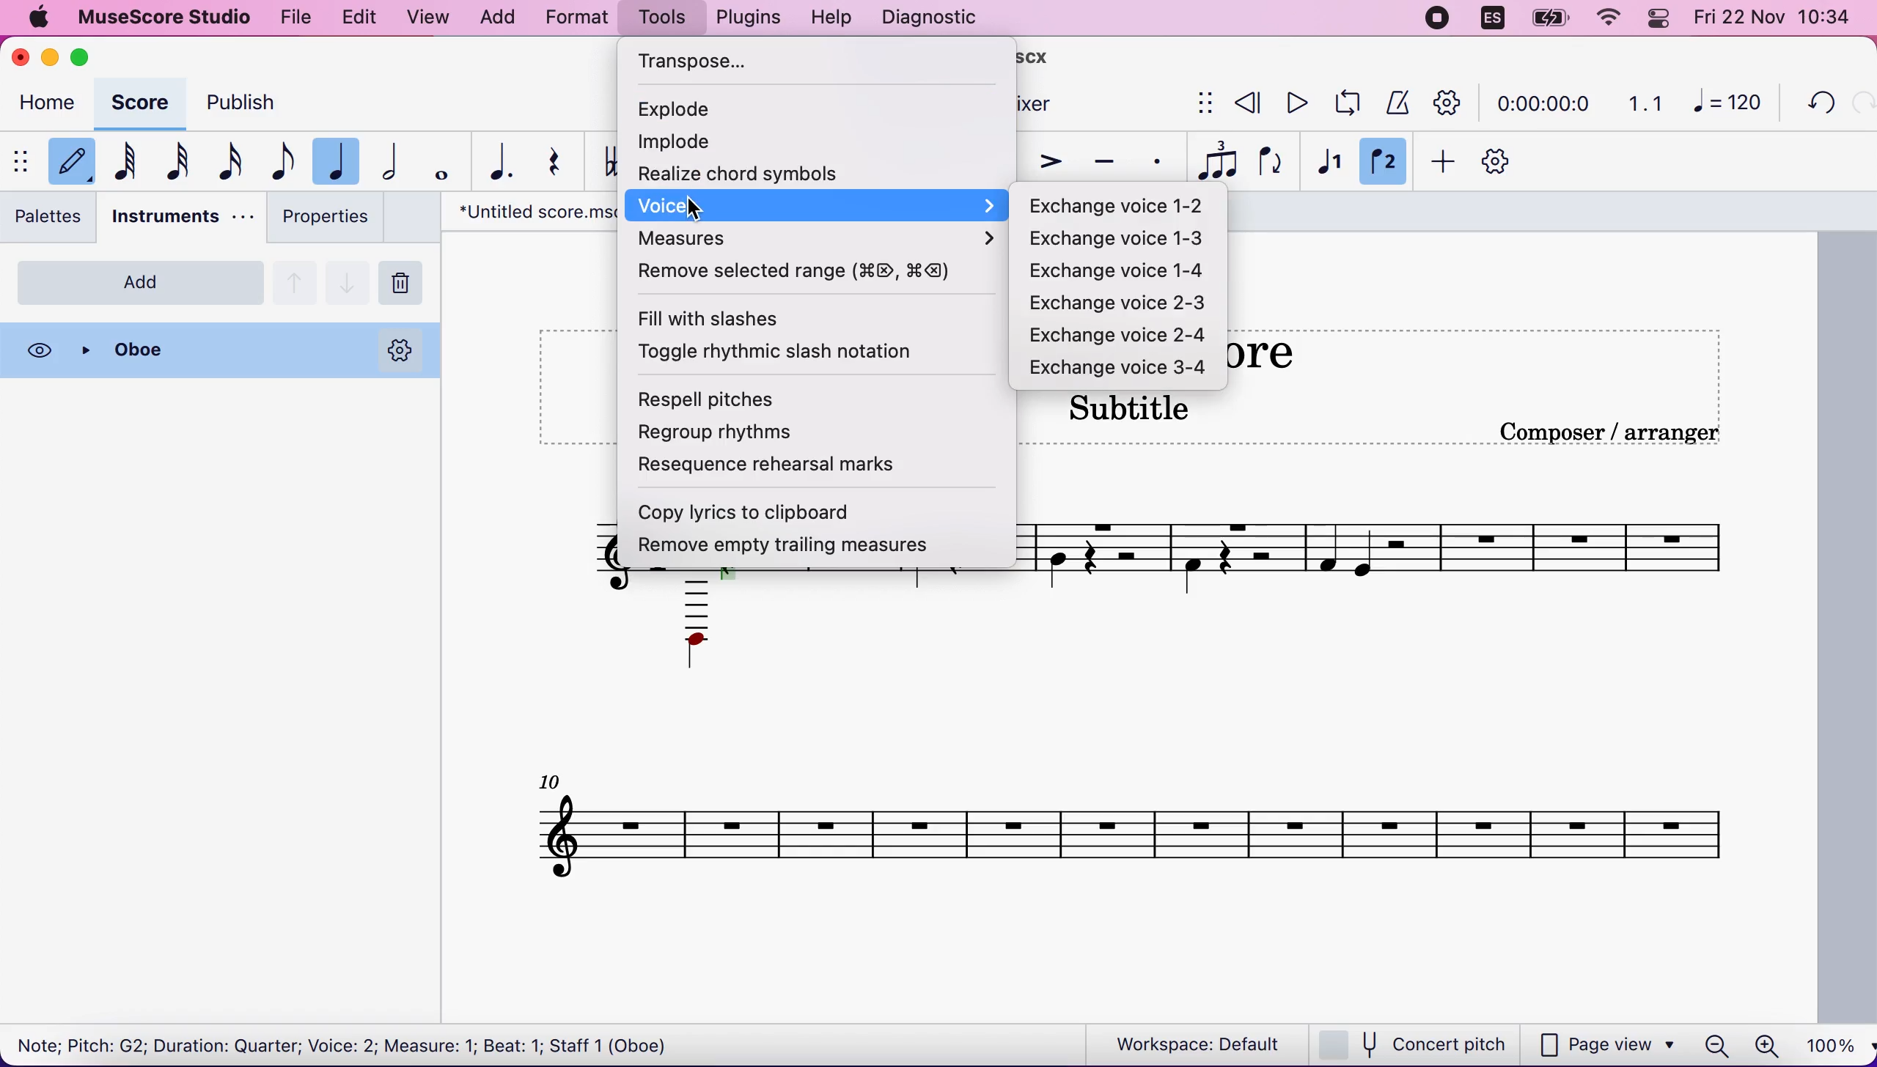 The width and height of the screenshot is (1877, 1067). I want to click on exchange voice 2-4, so click(1120, 336).